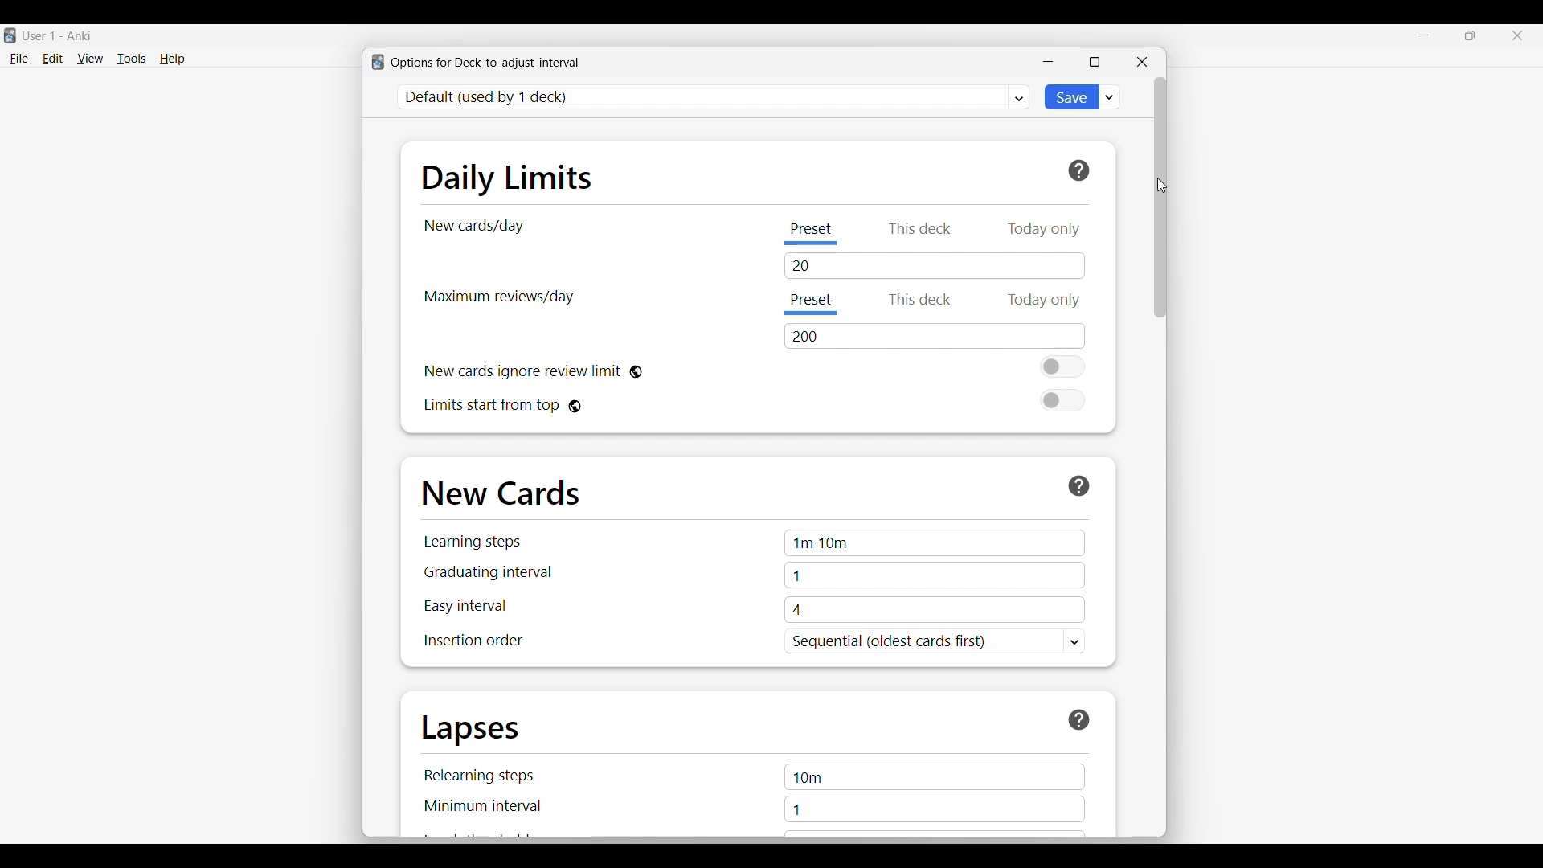 This screenshot has height=868, width=1543. Describe the element at coordinates (378, 62) in the screenshot. I see `Software logo` at that location.